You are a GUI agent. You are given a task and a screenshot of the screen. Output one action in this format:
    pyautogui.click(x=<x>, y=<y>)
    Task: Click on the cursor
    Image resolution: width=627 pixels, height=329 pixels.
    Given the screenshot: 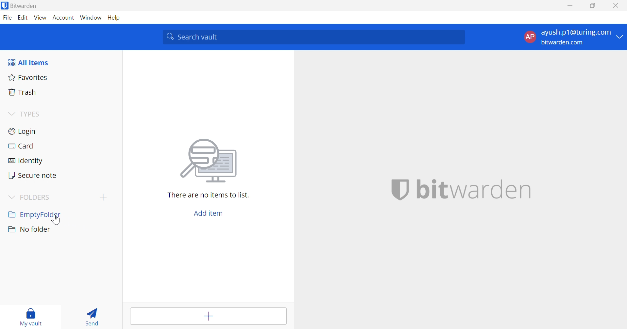 What is the action you would take?
    pyautogui.click(x=57, y=219)
    